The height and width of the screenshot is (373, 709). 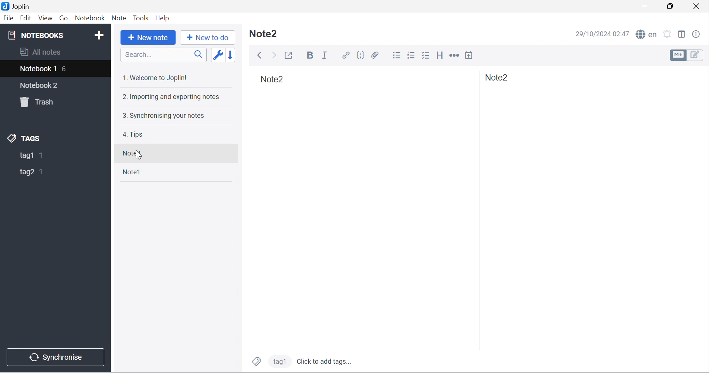 I want to click on 1, so click(x=44, y=155).